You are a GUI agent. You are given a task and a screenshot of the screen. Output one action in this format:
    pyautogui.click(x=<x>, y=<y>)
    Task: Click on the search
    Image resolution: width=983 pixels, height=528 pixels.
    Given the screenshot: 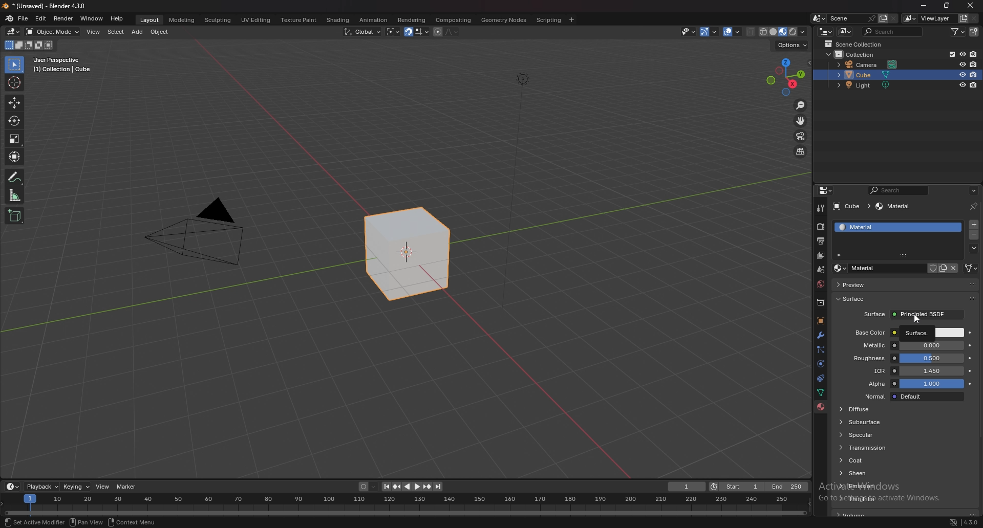 What is the action you would take?
    pyautogui.click(x=901, y=190)
    